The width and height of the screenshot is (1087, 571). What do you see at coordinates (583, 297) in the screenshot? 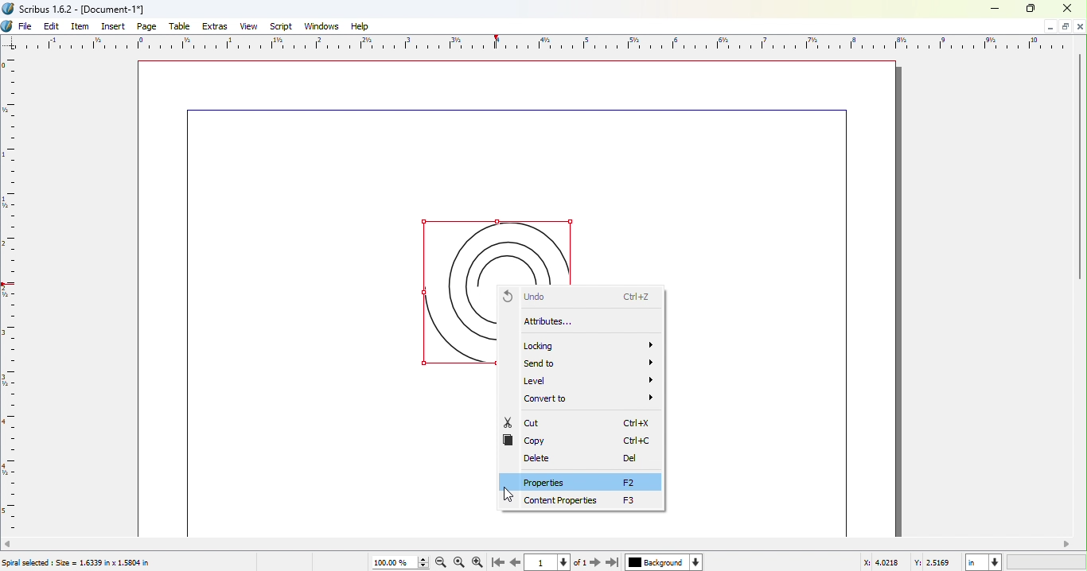
I see `Undo` at bounding box center [583, 297].